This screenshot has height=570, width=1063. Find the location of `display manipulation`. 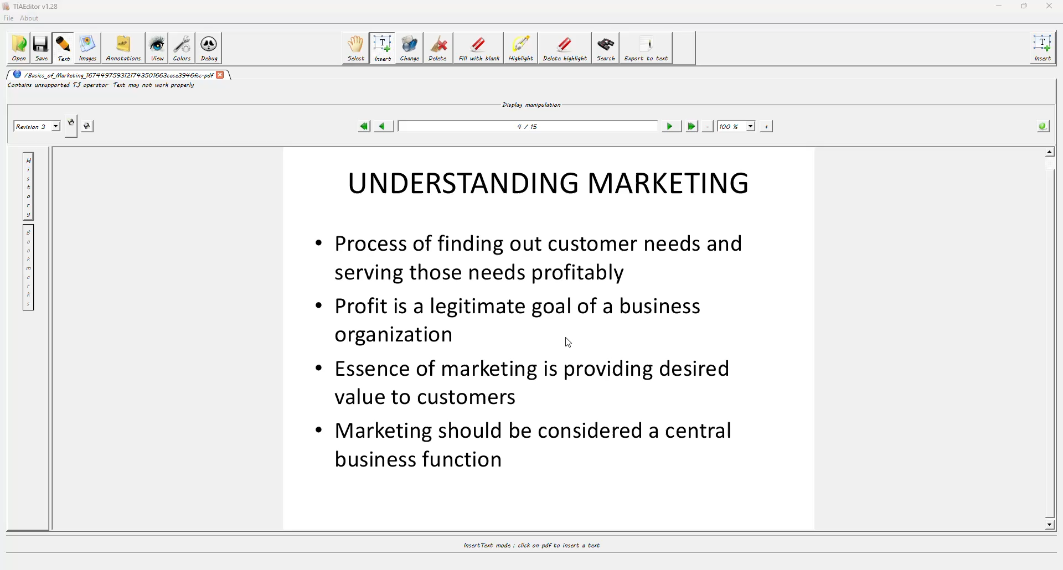

display manipulation is located at coordinates (533, 103).